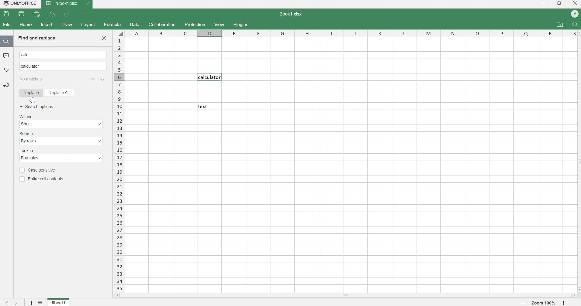  I want to click on Find and replace, so click(37, 38).